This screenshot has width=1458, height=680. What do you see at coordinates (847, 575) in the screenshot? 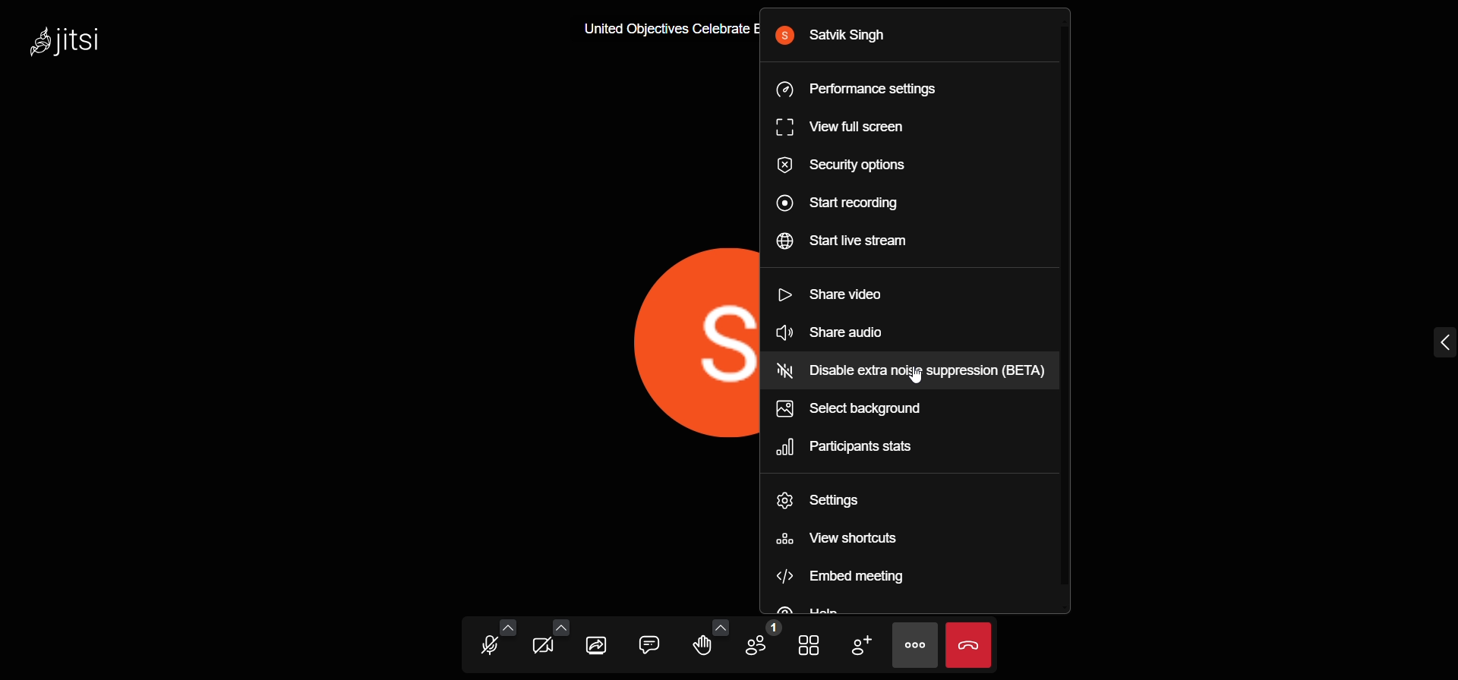
I see `embed meeting` at bounding box center [847, 575].